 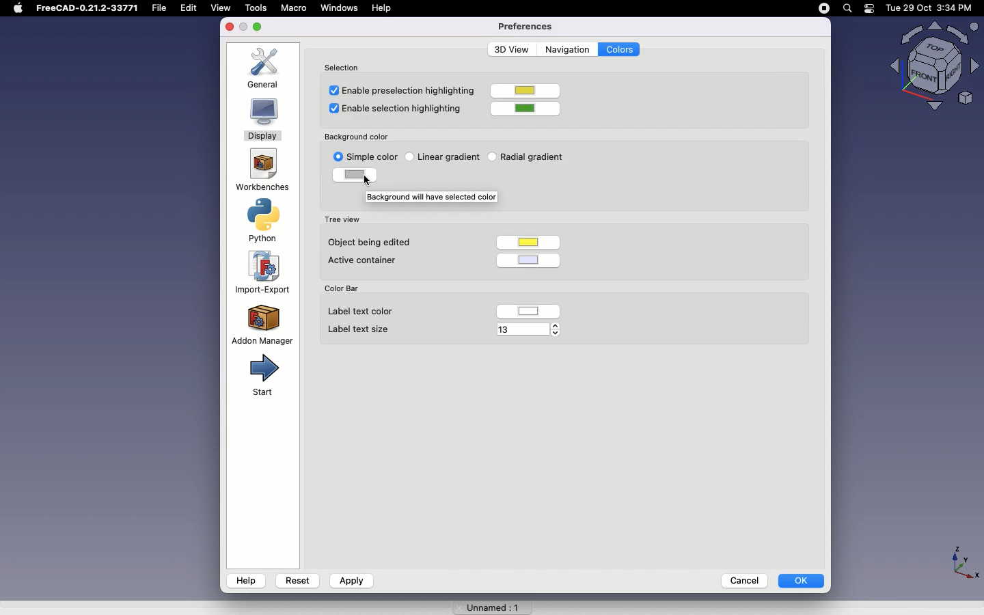 What do you see at coordinates (357, 175) in the screenshot?
I see `color` at bounding box center [357, 175].